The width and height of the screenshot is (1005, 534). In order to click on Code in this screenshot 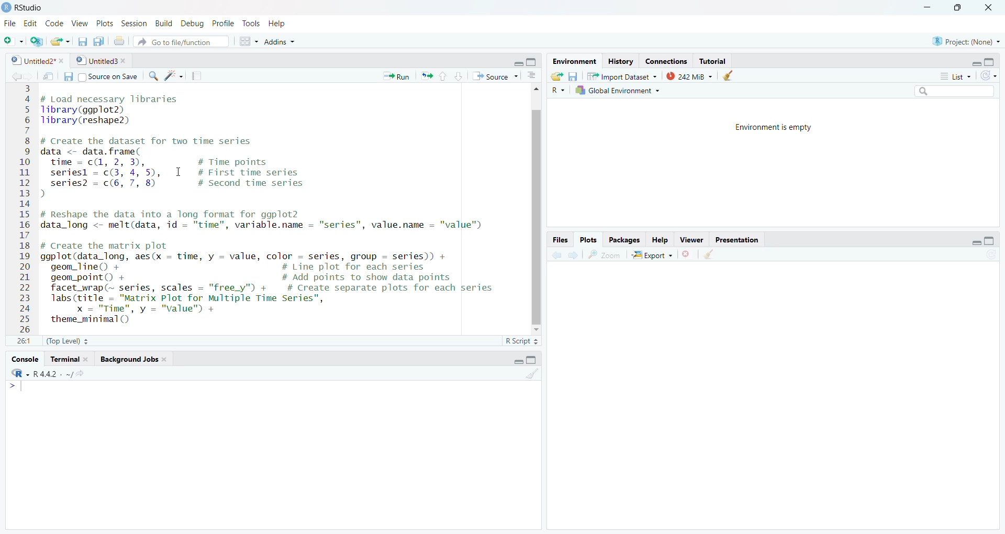, I will do `click(54, 24)`.